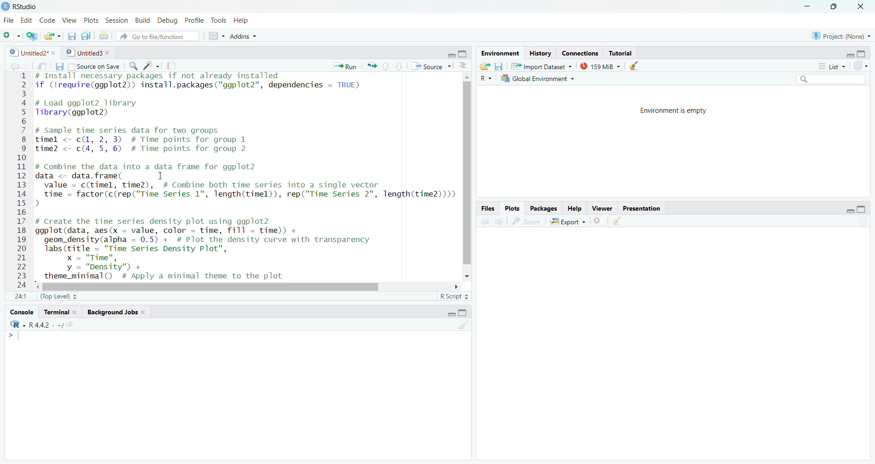 This screenshot has height=464, width=875. I want to click on Save, so click(59, 66).